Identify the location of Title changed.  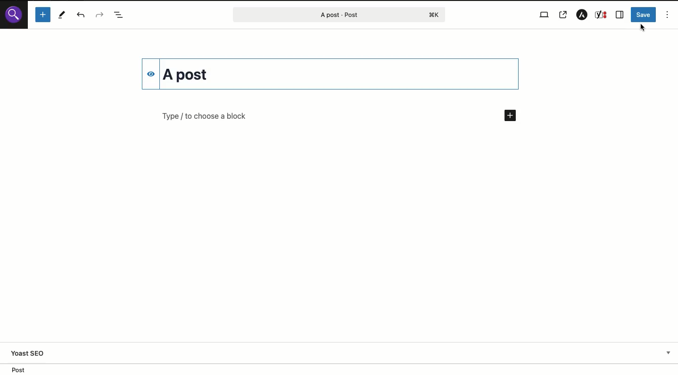
(190, 76).